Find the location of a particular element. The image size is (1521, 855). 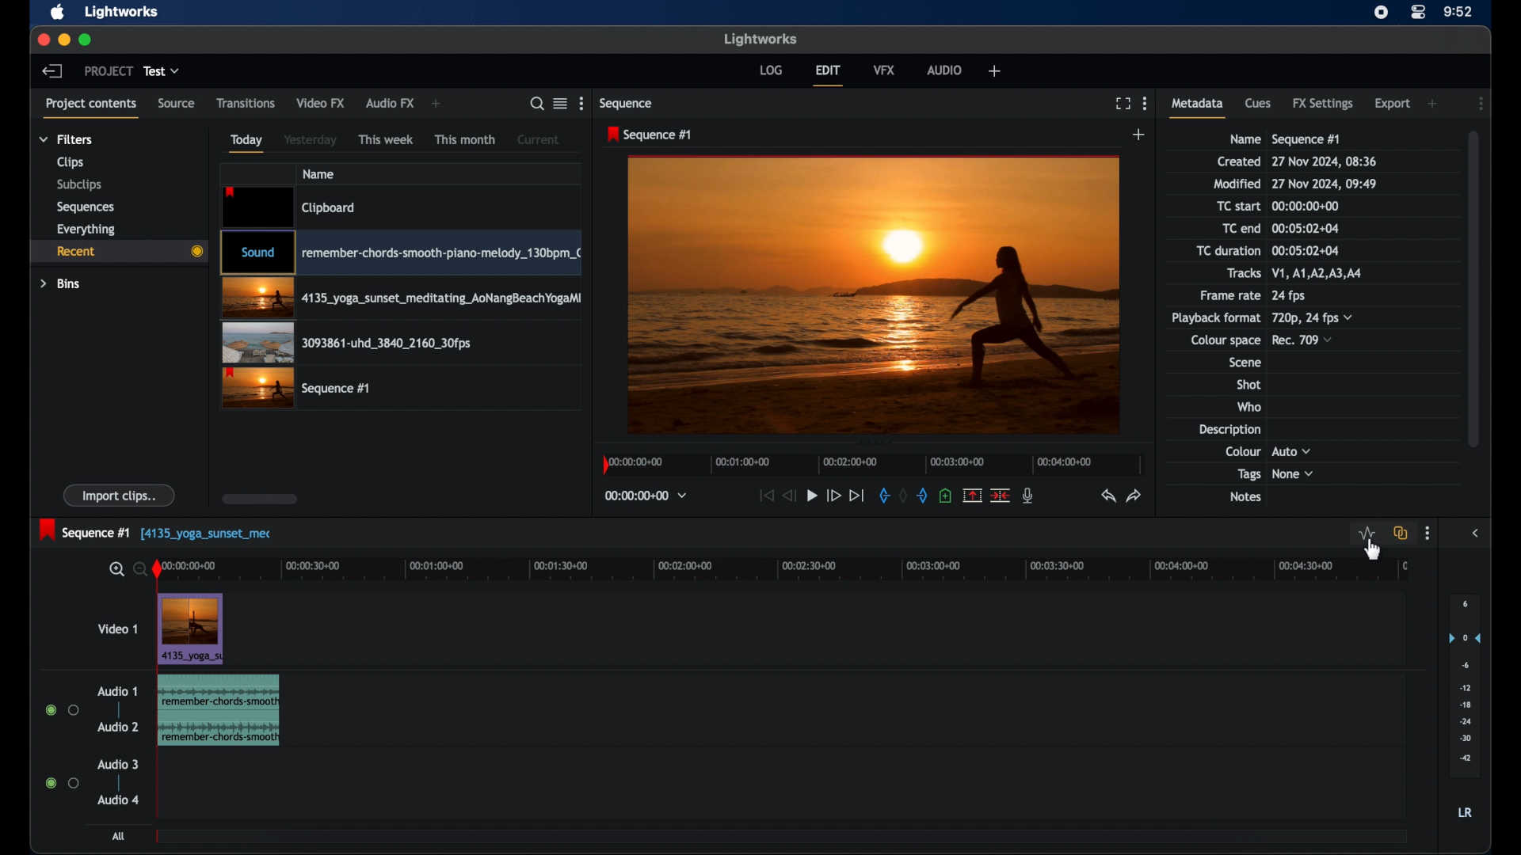

fast forward is located at coordinates (833, 496).